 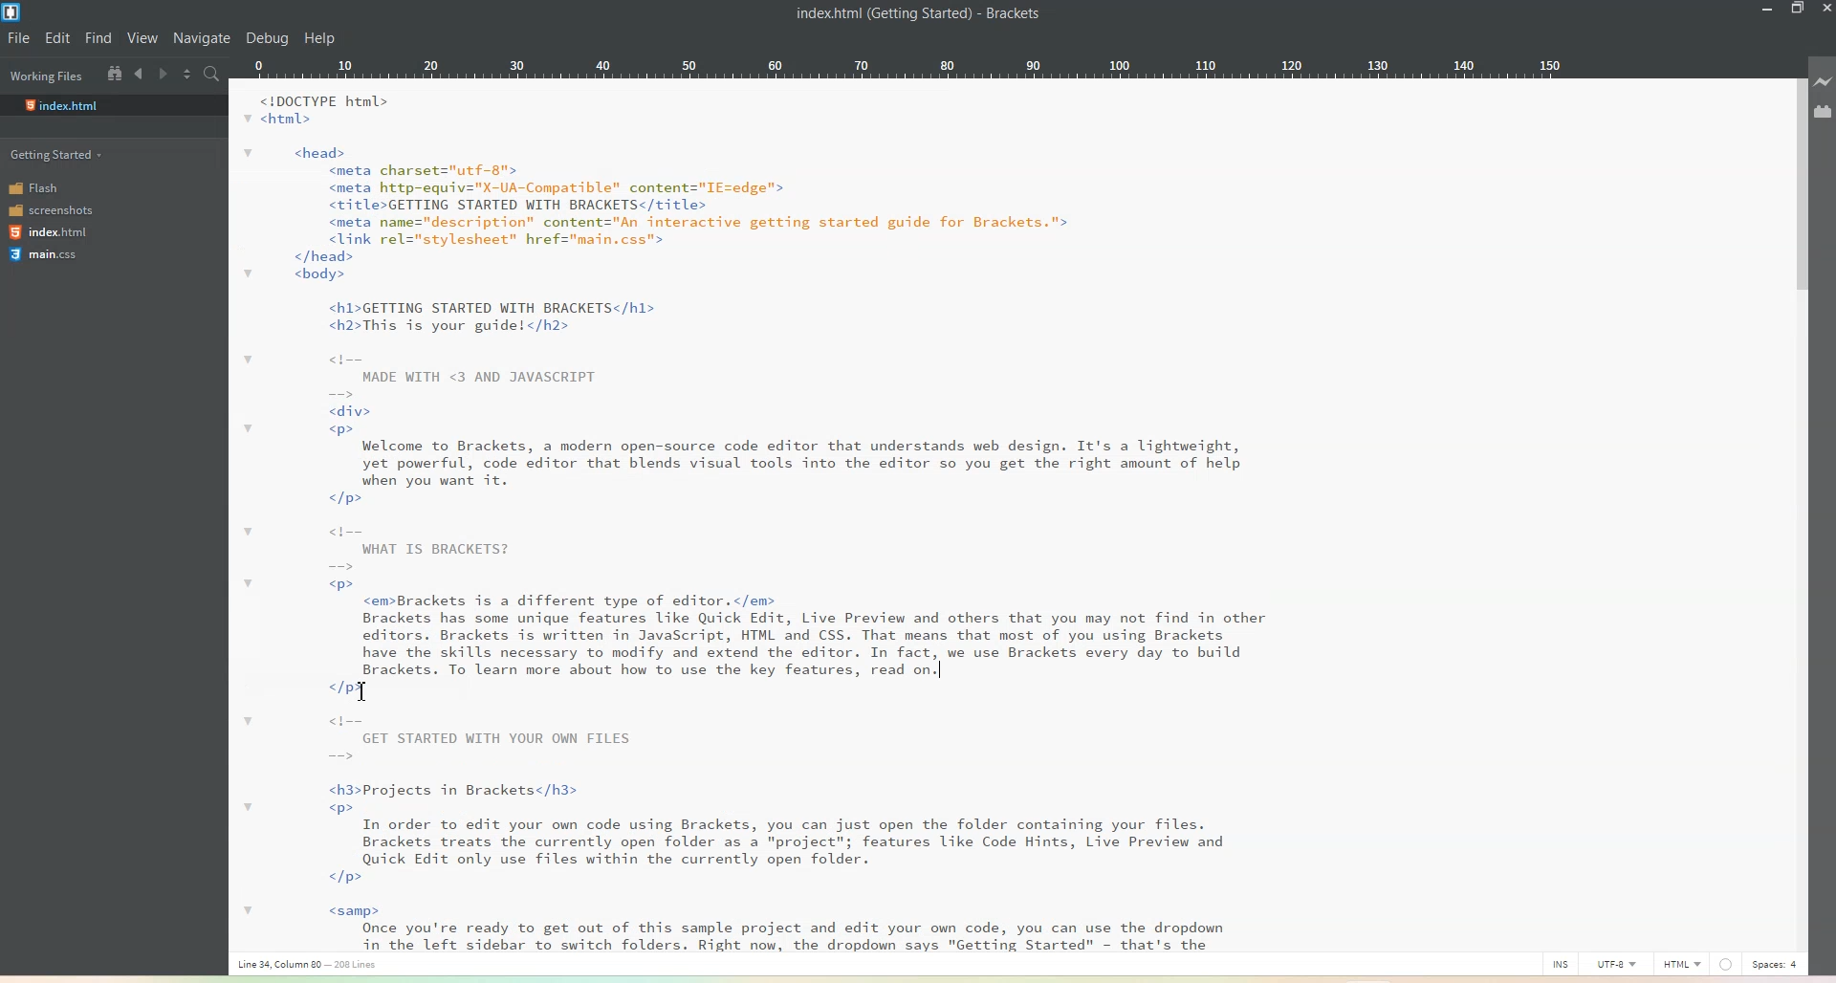 I want to click on Minimize, so click(x=1765, y=10).